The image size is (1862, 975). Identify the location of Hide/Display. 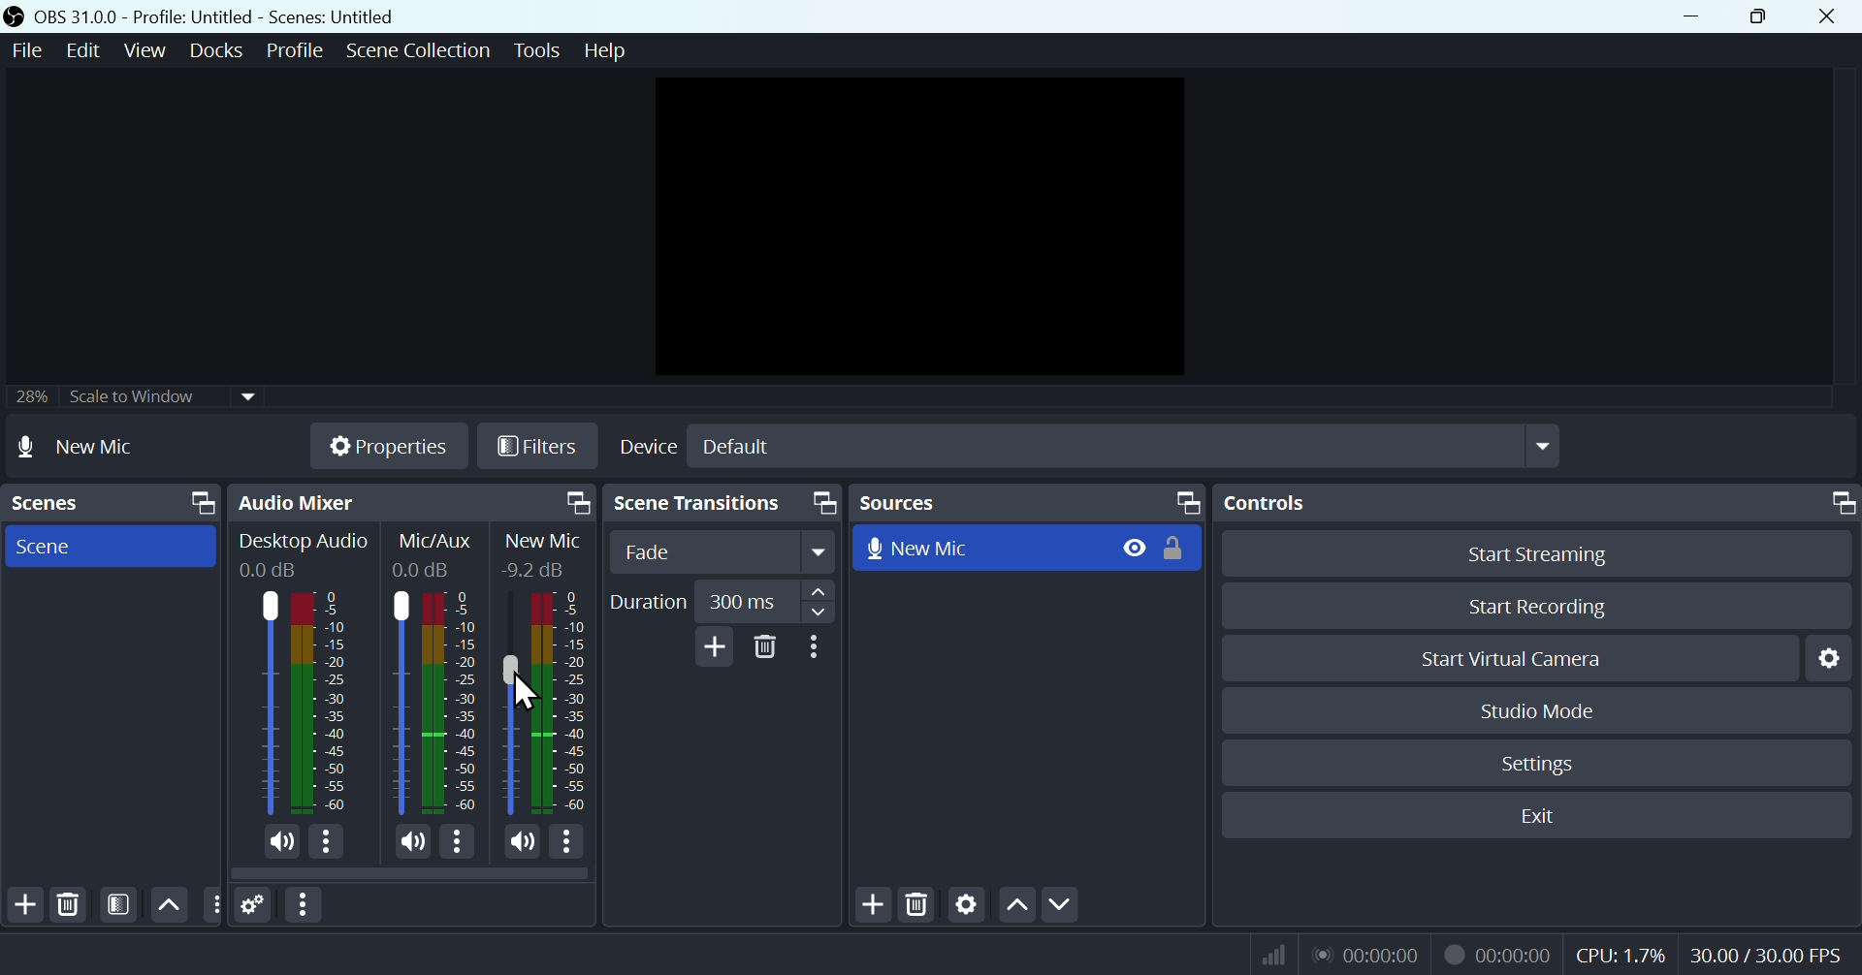
(1133, 547).